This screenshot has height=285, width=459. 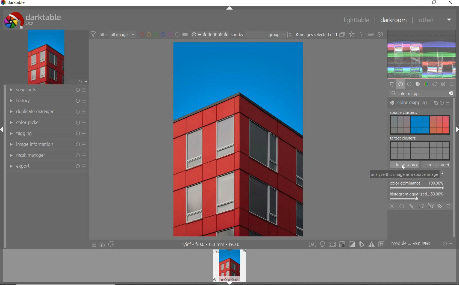 What do you see at coordinates (402, 207) in the screenshot?
I see `UNIFORMLY` at bounding box center [402, 207].